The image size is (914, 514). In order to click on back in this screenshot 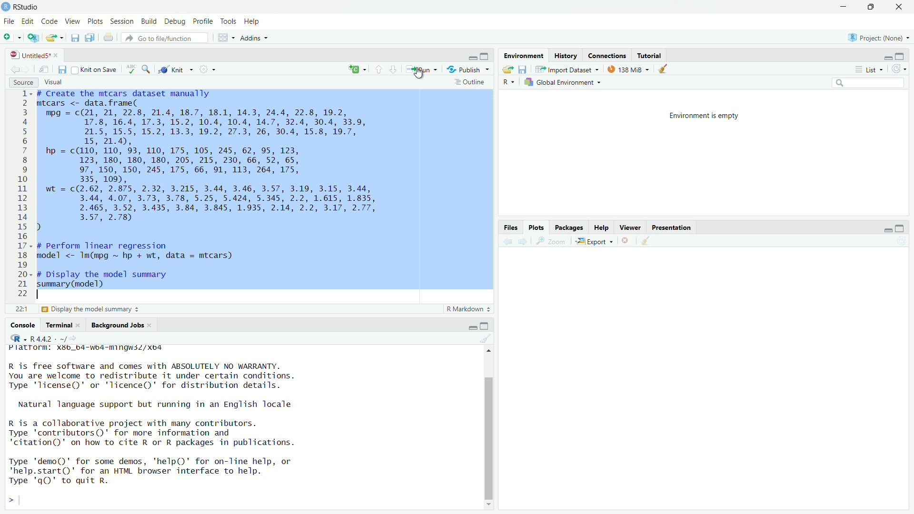, I will do `click(510, 241)`.